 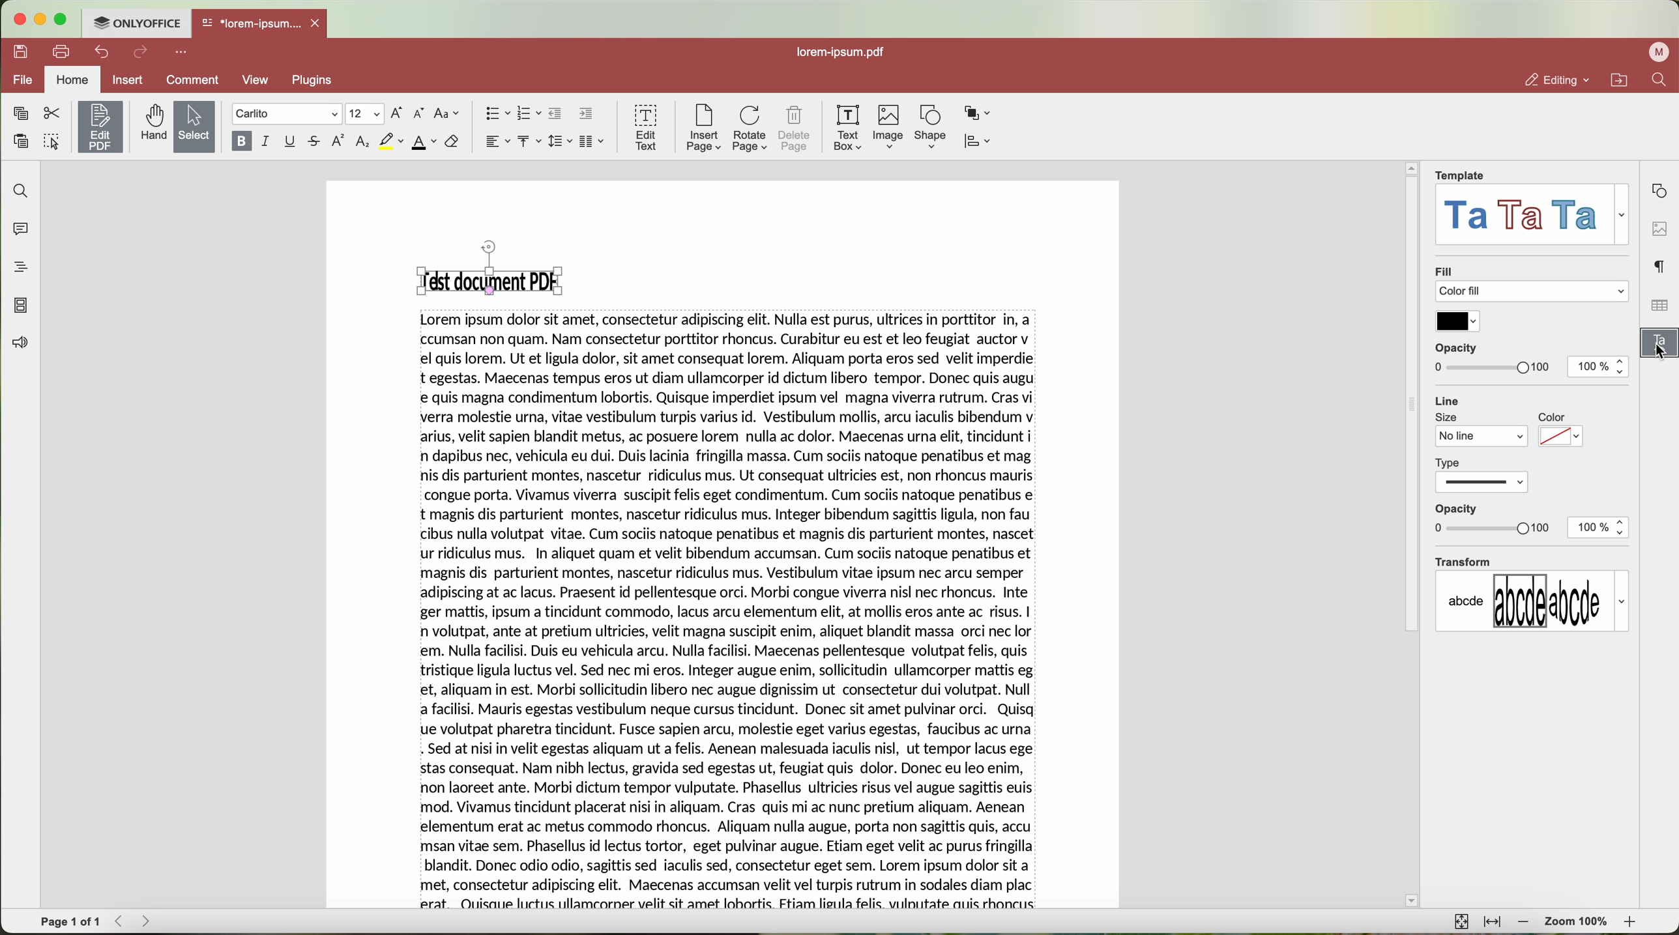 I want to click on underline, so click(x=291, y=142).